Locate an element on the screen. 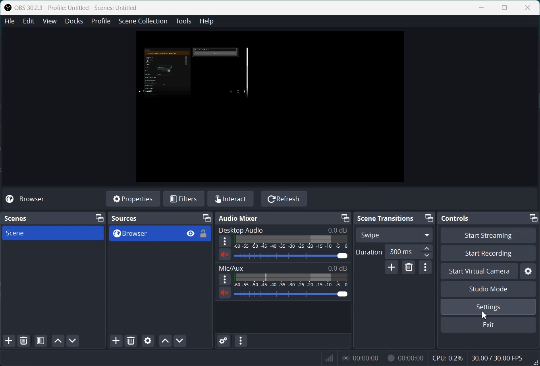  Open Scene Filter is located at coordinates (40, 341).